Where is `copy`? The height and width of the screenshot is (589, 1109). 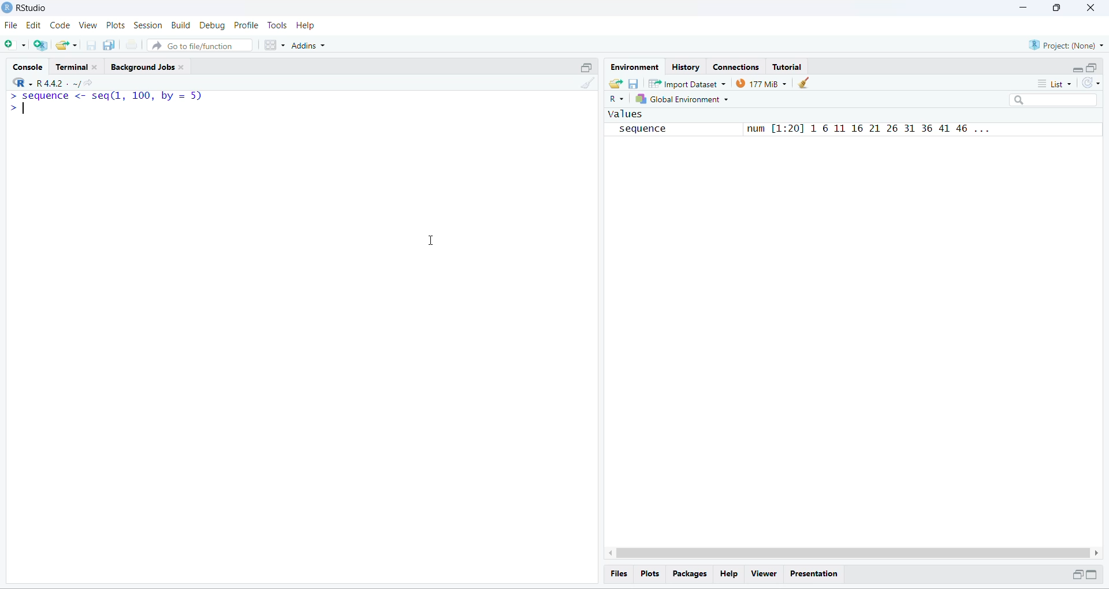 copy is located at coordinates (110, 44).